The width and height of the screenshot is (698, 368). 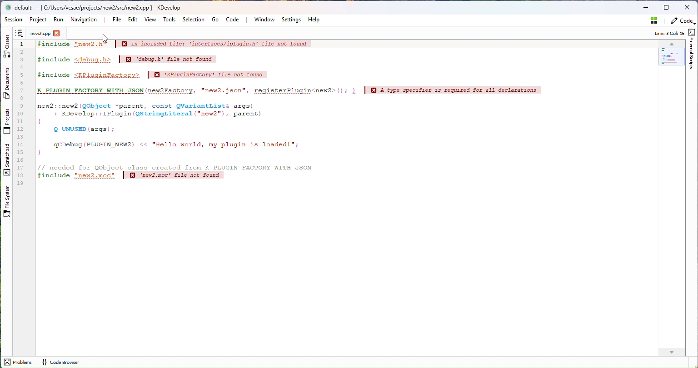 I want to click on cursor, so click(x=105, y=37).